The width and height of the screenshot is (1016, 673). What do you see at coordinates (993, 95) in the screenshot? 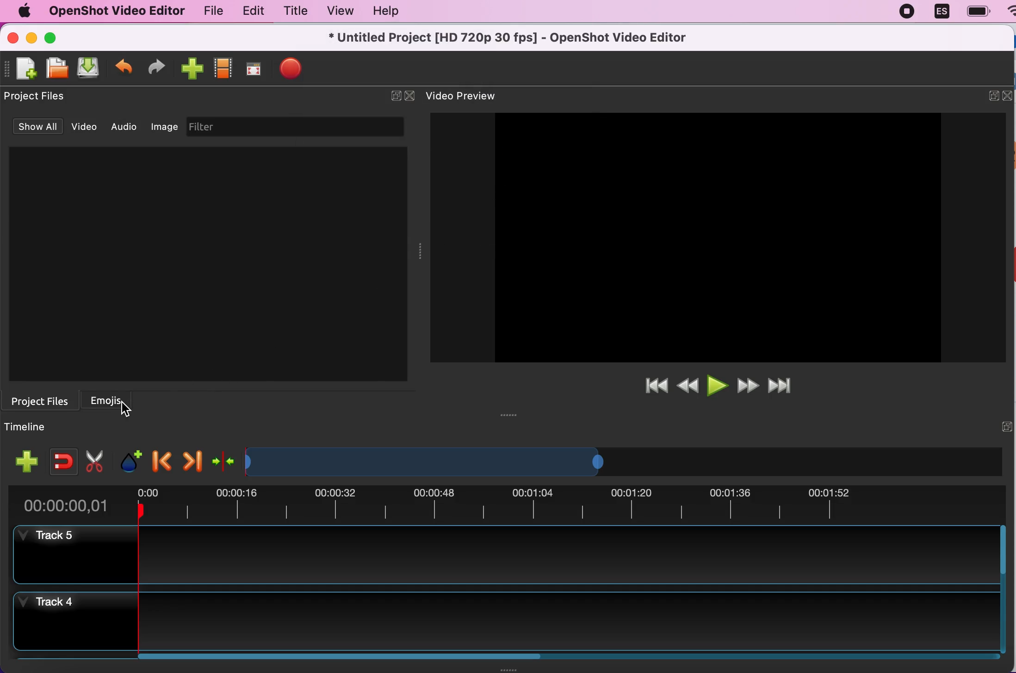
I see `expand/hide` at bounding box center [993, 95].